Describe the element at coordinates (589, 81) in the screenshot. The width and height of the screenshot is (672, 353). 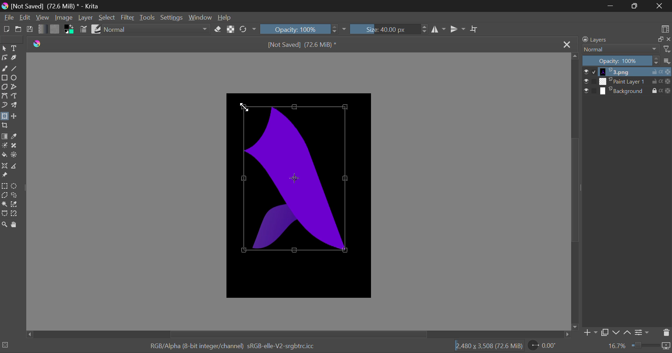
I see `checkbox` at that location.